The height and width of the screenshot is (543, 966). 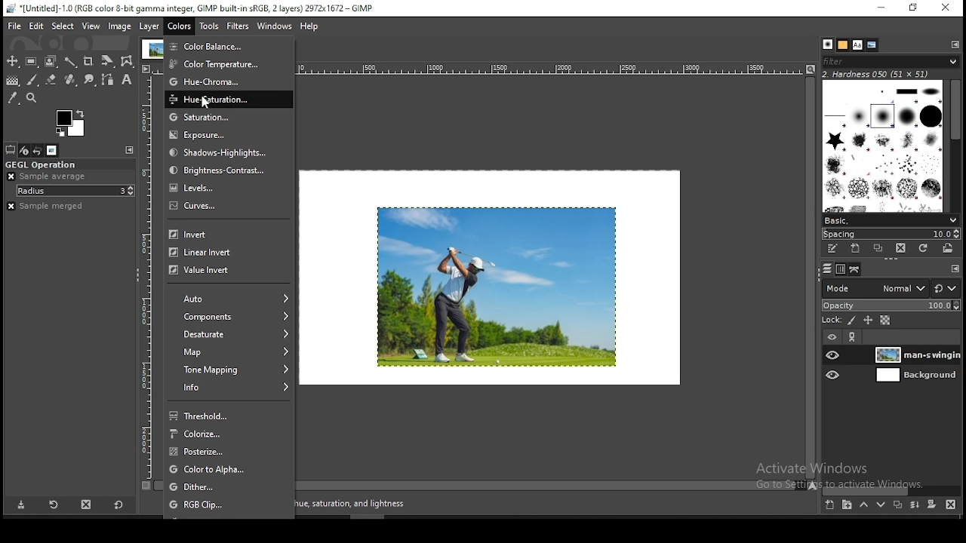 I want to click on layer visibility on/off, so click(x=832, y=355).